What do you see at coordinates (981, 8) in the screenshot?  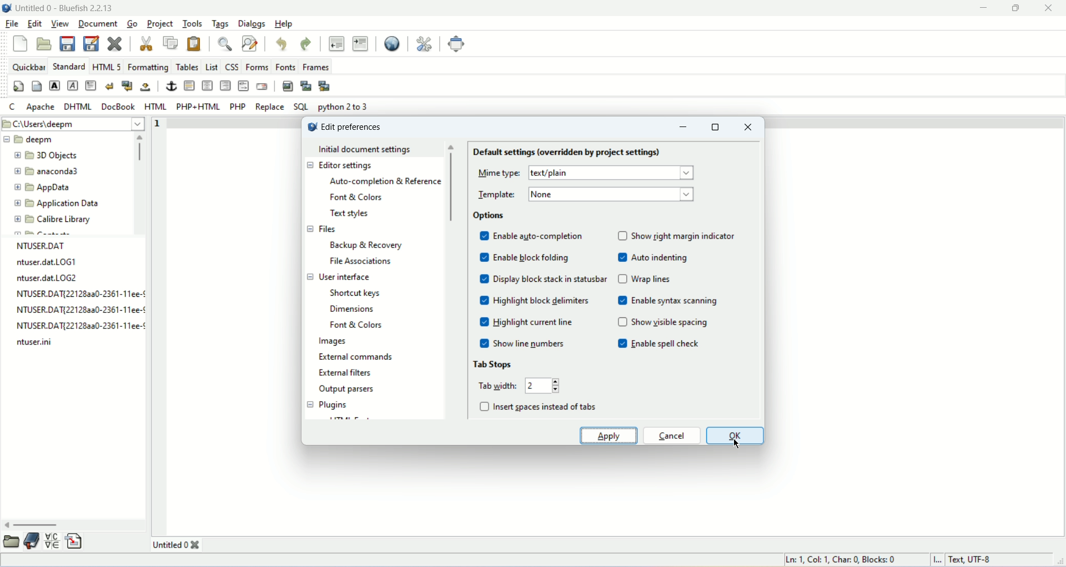 I see `minimize` at bounding box center [981, 8].